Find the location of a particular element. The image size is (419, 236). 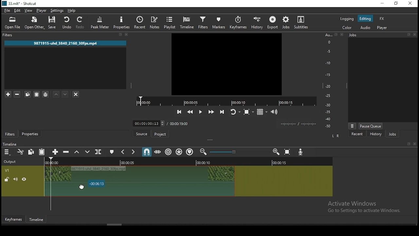

filters is located at coordinates (203, 23).